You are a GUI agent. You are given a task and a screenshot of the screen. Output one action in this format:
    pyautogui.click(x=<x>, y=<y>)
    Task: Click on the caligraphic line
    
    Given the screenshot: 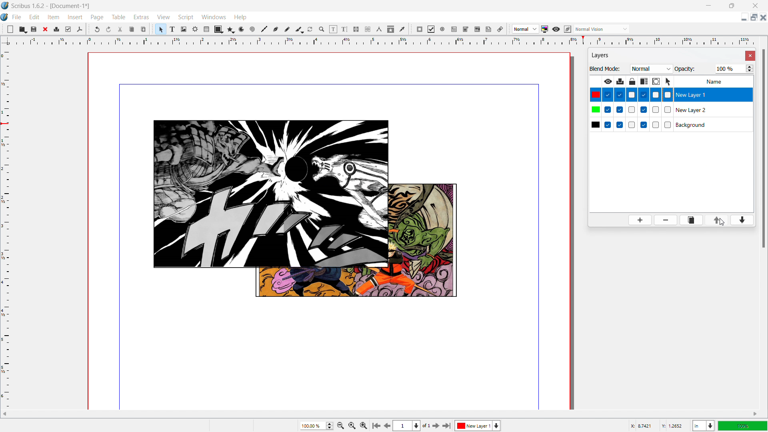 What is the action you would take?
    pyautogui.click(x=299, y=29)
    